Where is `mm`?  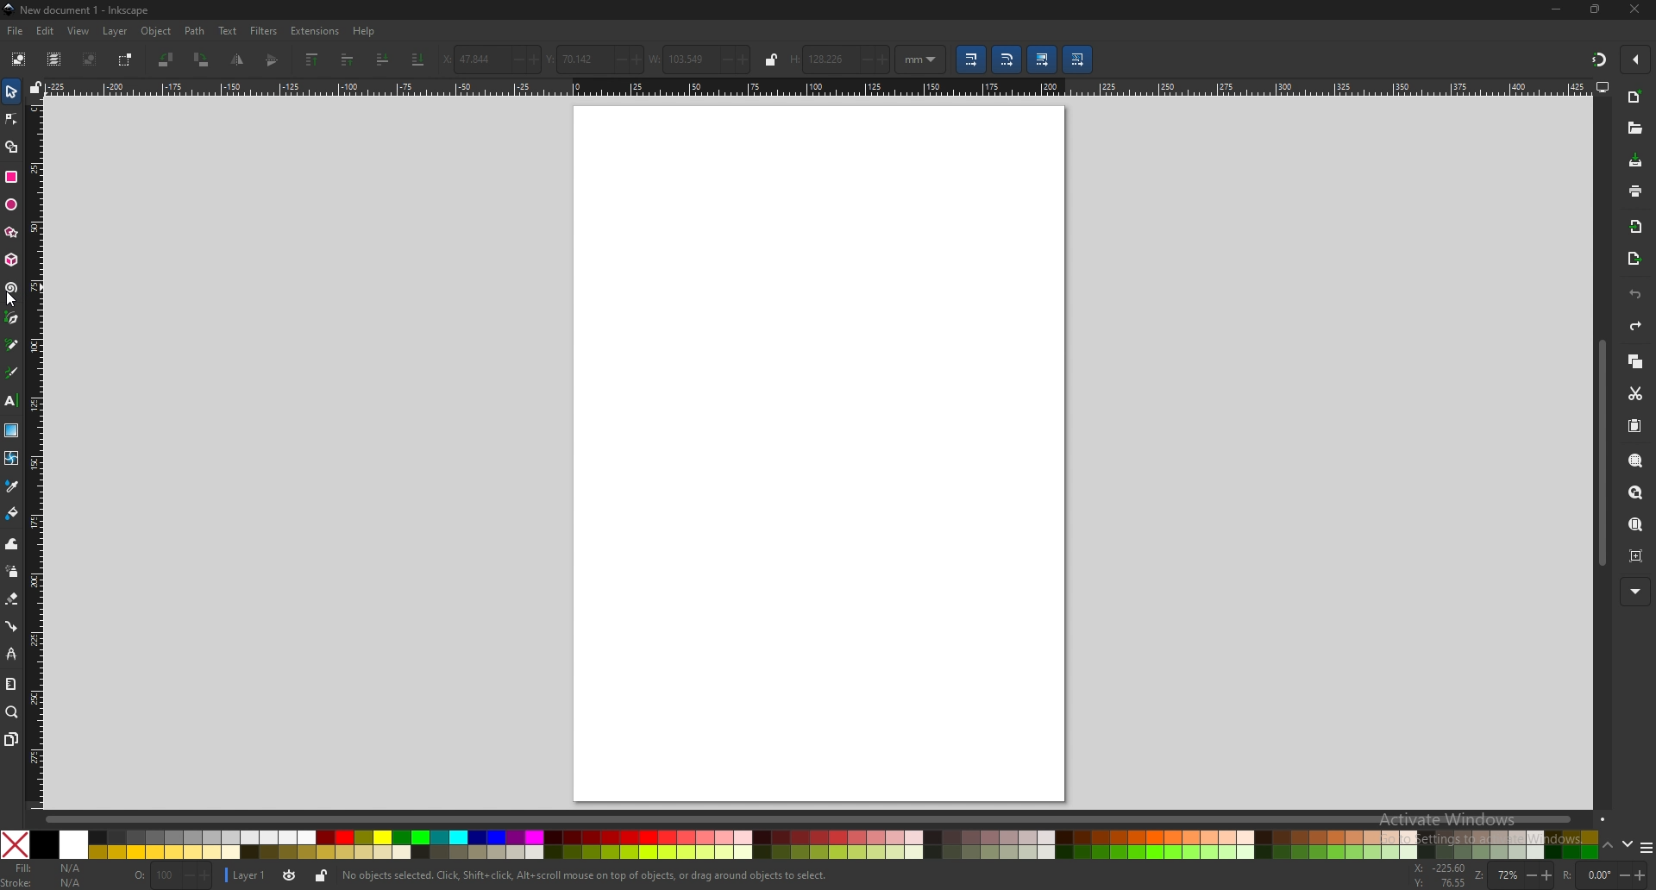 mm is located at coordinates (922, 58).